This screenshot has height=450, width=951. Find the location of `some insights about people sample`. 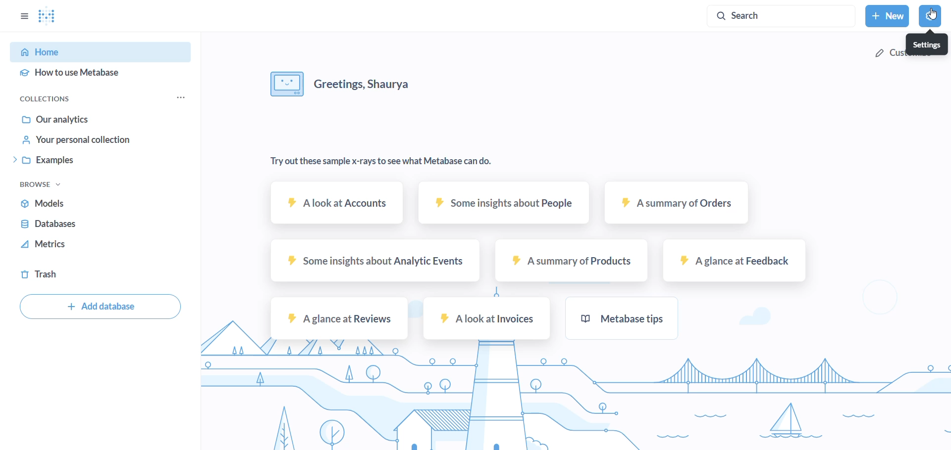

some insights about people sample is located at coordinates (501, 204).